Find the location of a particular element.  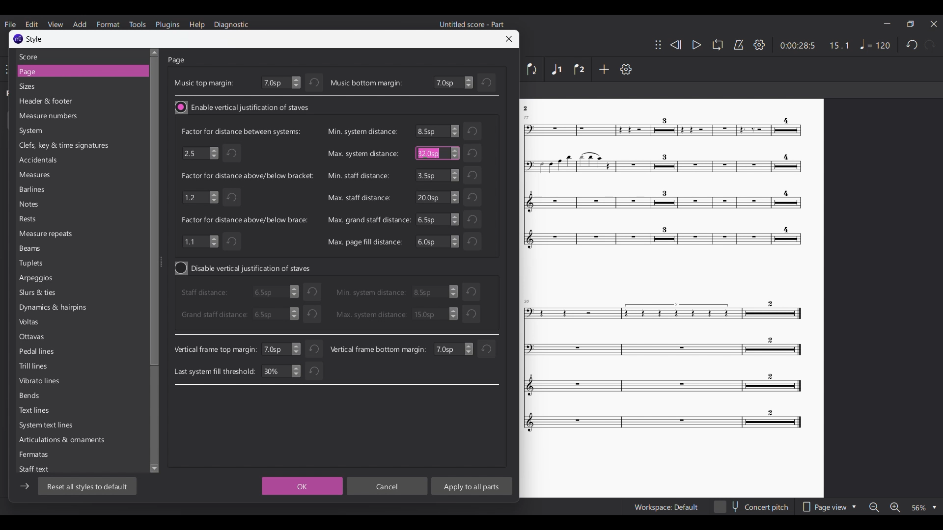

Staff text is located at coordinates (41, 470).